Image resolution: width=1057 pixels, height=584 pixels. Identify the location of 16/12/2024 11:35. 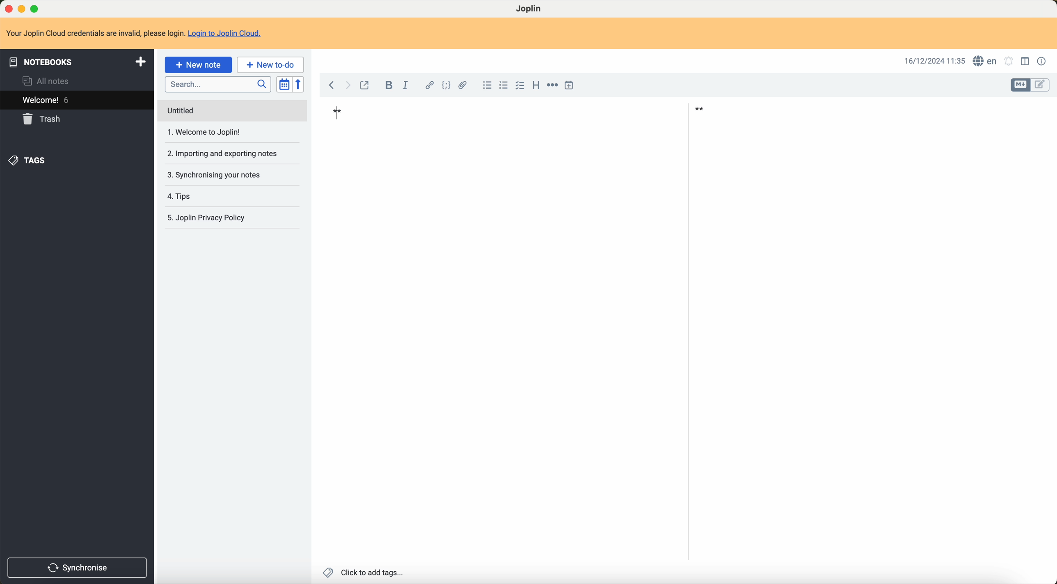
(933, 61).